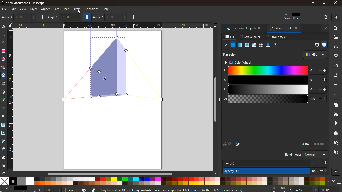 The image size is (342, 192). Describe the element at coordinates (225, 145) in the screenshot. I see `color` at that location.